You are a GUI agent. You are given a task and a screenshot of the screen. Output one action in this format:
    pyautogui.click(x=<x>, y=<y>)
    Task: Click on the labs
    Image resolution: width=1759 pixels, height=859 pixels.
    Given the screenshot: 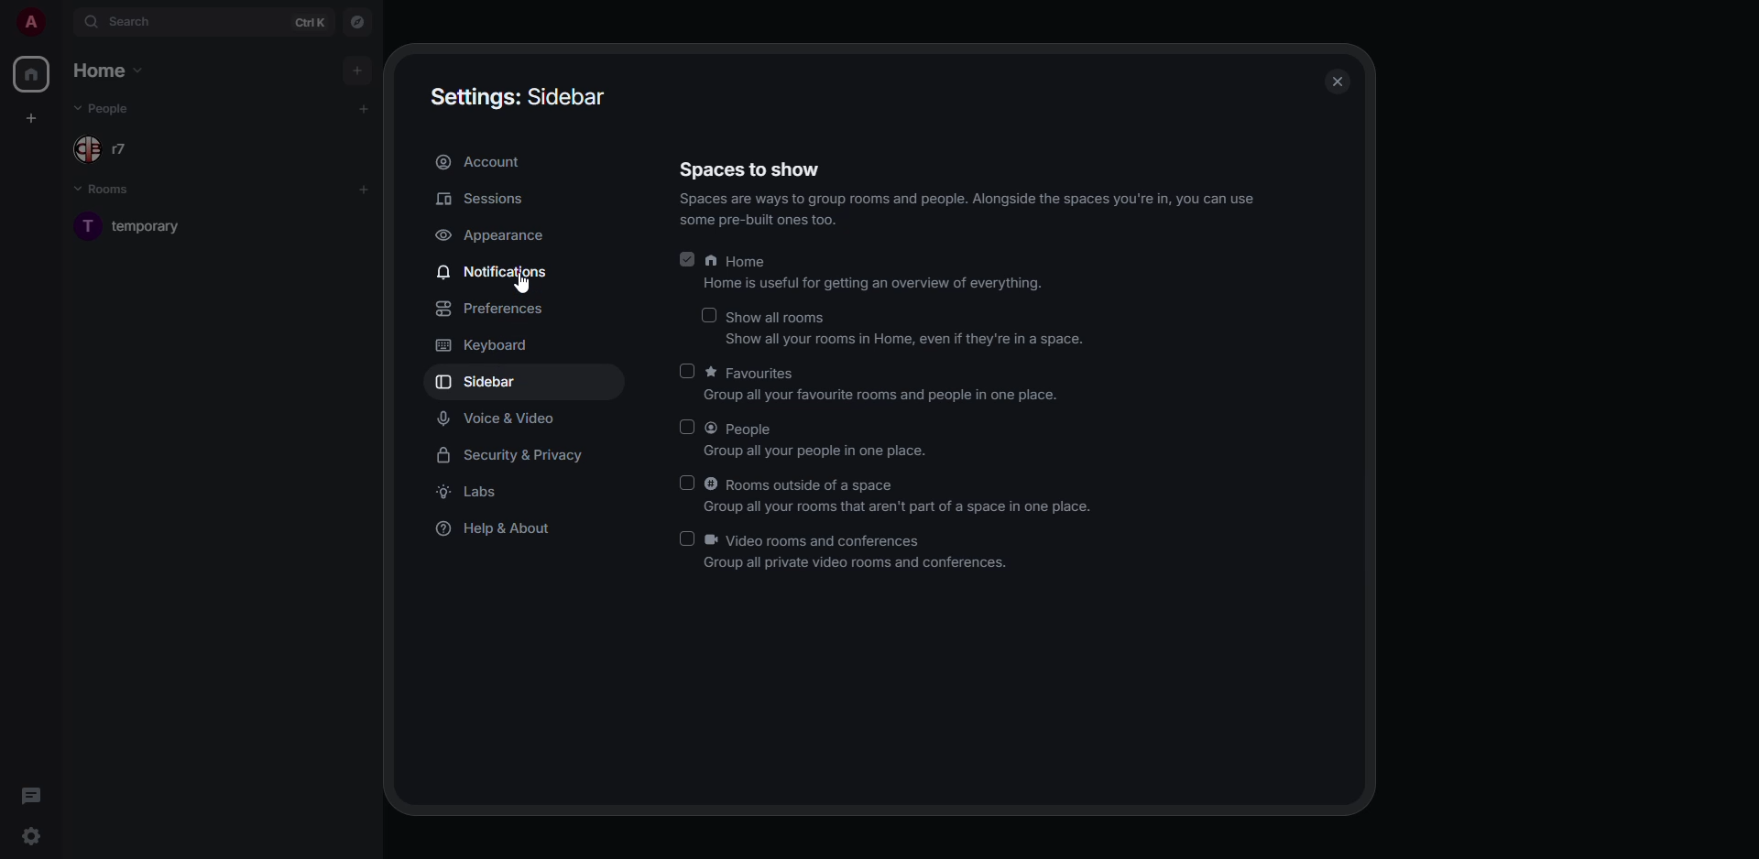 What is the action you would take?
    pyautogui.click(x=476, y=492)
    